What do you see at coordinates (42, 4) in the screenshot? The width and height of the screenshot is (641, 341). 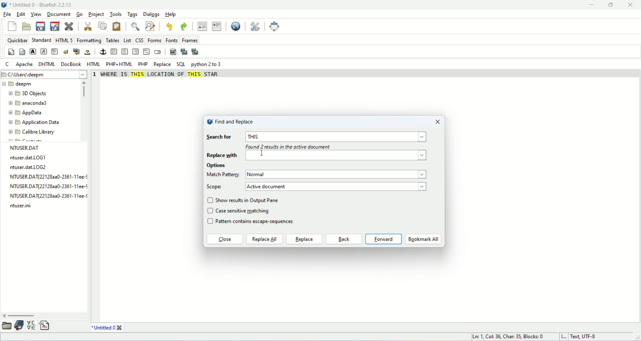 I see `Untiled 0 -Bluefish 2.2.13` at bounding box center [42, 4].